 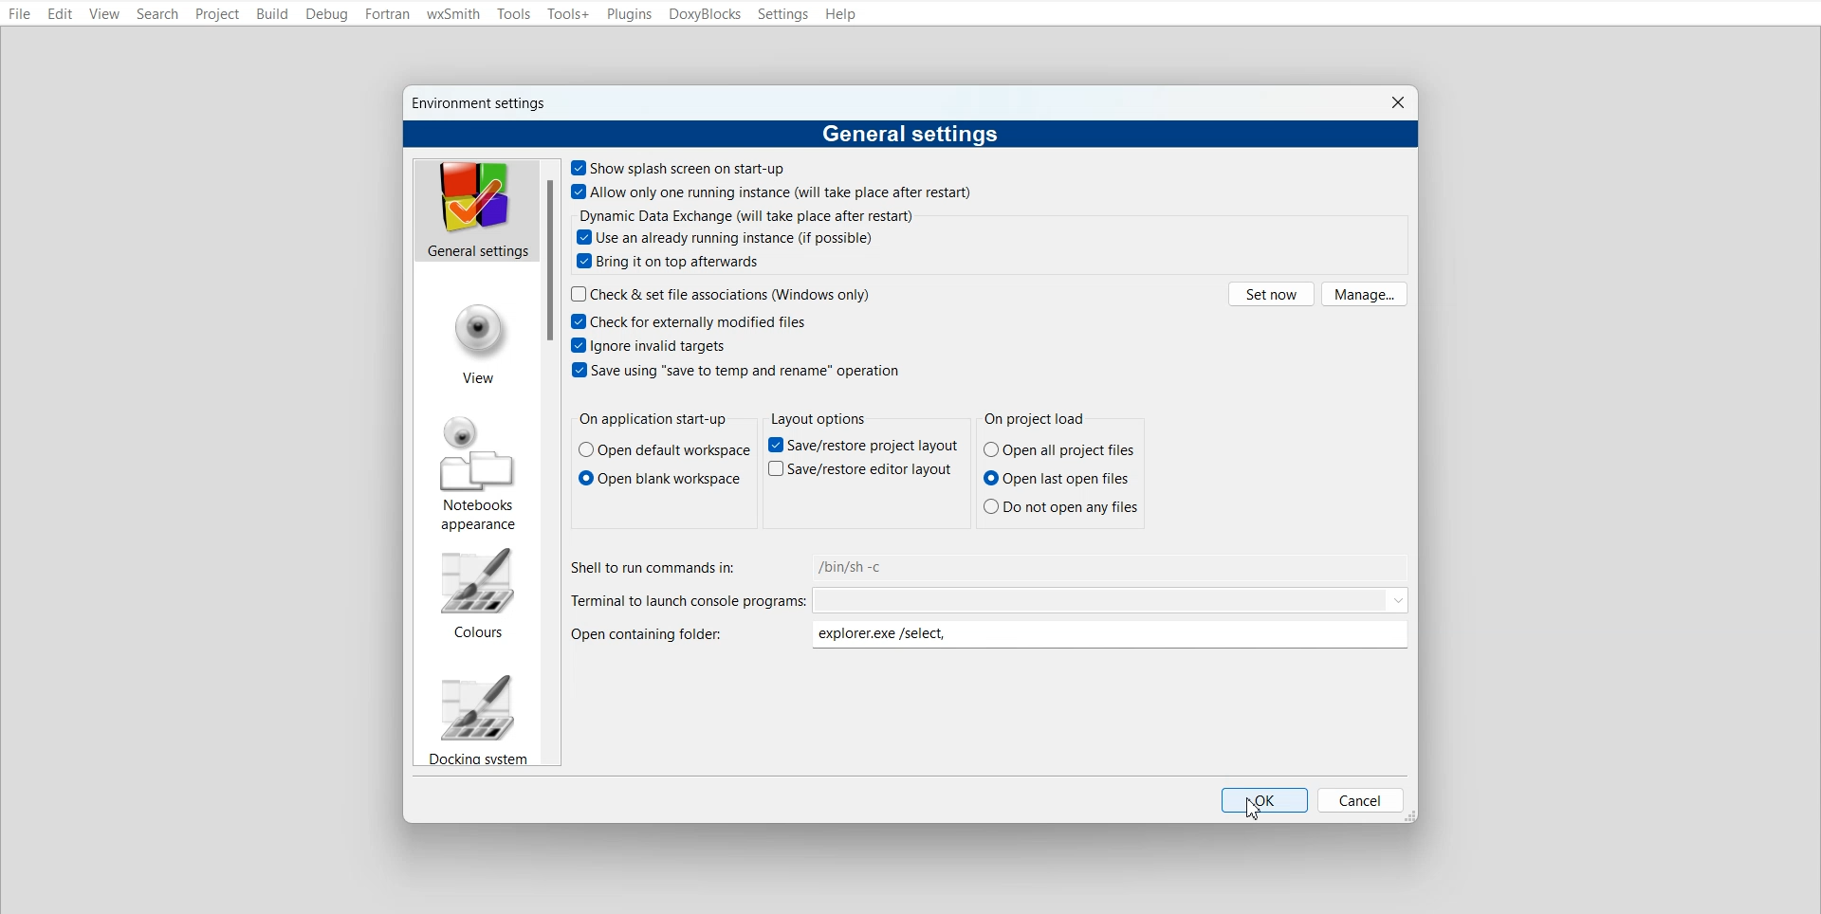 What do you see at coordinates (1059, 449) in the screenshot?
I see `Open all project files` at bounding box center [1059, 449].